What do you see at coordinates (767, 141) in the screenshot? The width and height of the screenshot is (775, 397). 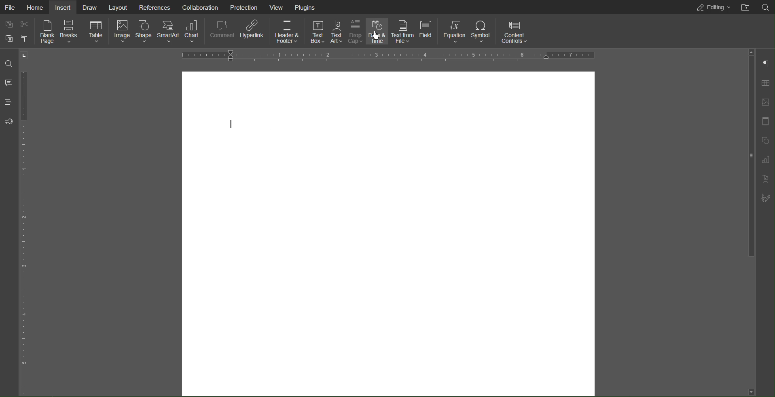 I see `Shape Settings` at bounding box center [767, 141].